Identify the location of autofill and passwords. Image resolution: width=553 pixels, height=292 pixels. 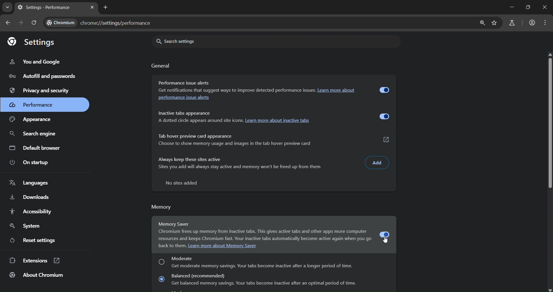
(44, 77).